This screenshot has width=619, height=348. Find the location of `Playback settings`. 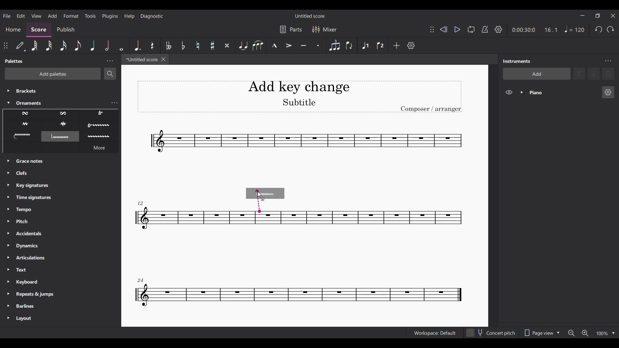

Playback settings is located at coordinates (498, 30).